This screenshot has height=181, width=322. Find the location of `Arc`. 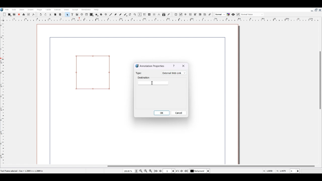

Arc is located at coordinates (101, 15).